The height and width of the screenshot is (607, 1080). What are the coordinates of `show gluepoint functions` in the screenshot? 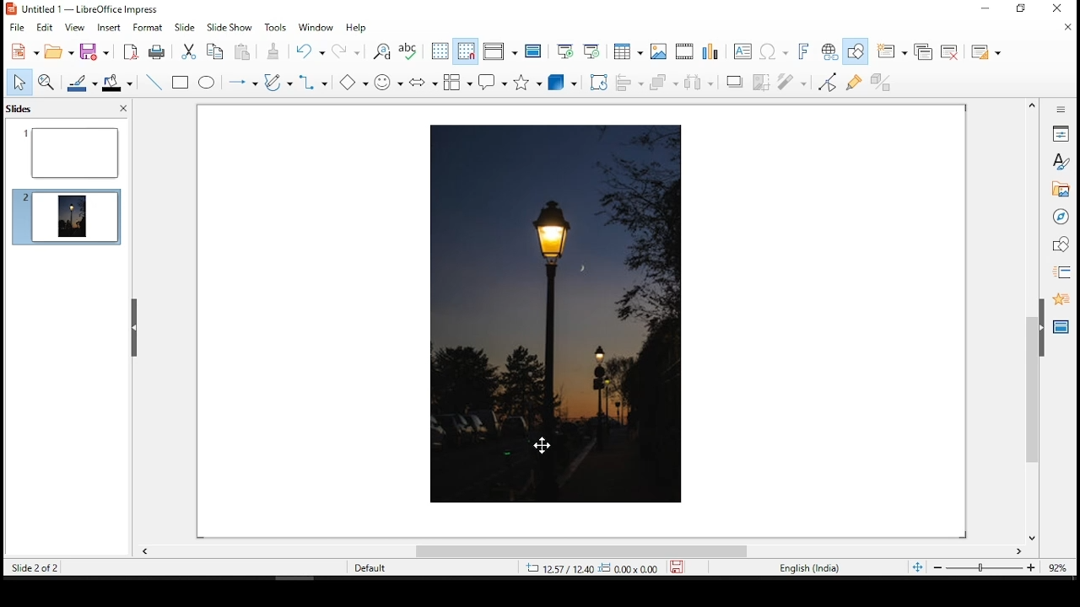 It's located at (856, 83).